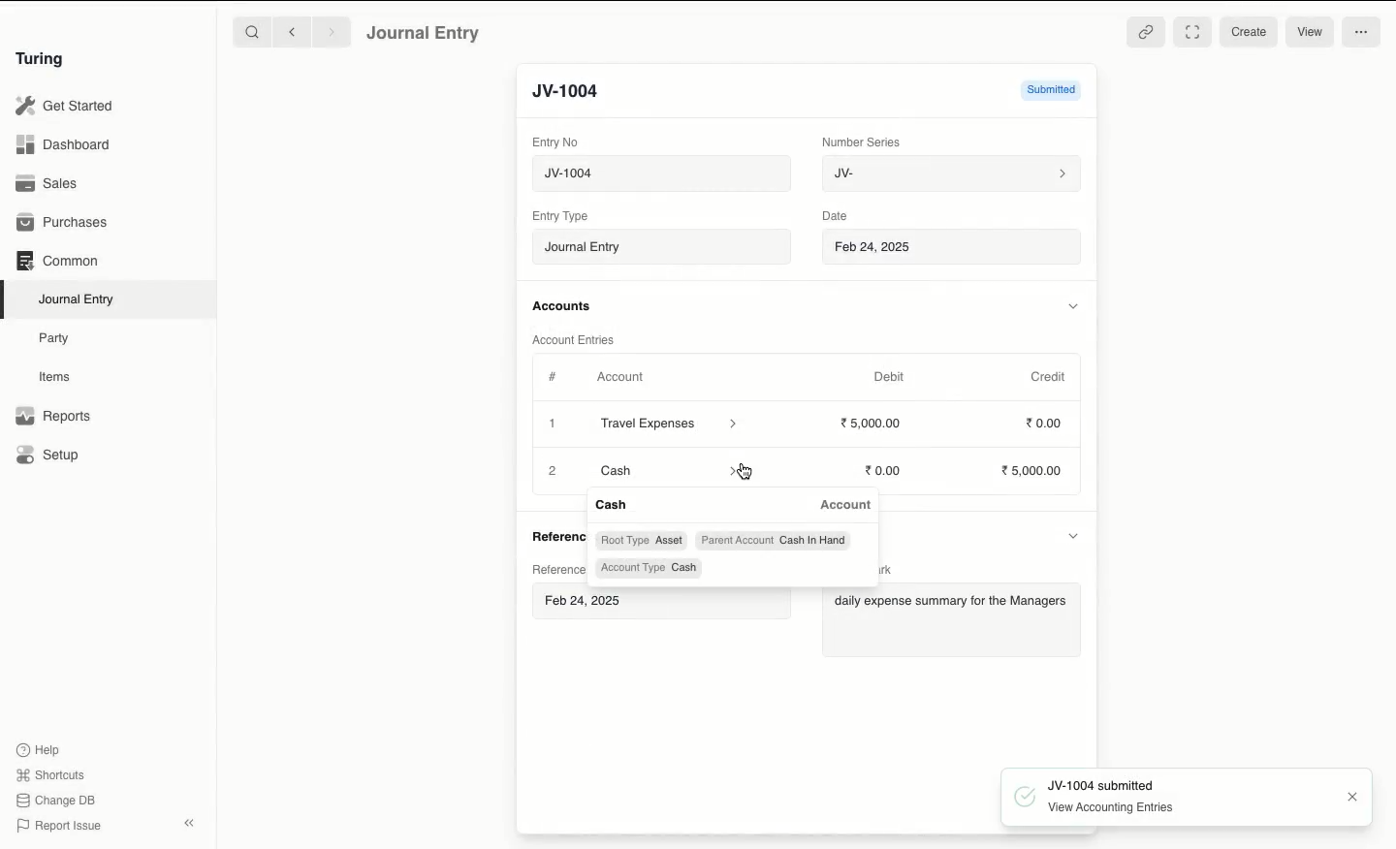  Describe the element at coordinates (1363, 31) in the screenshot. I see `More options` at that location.